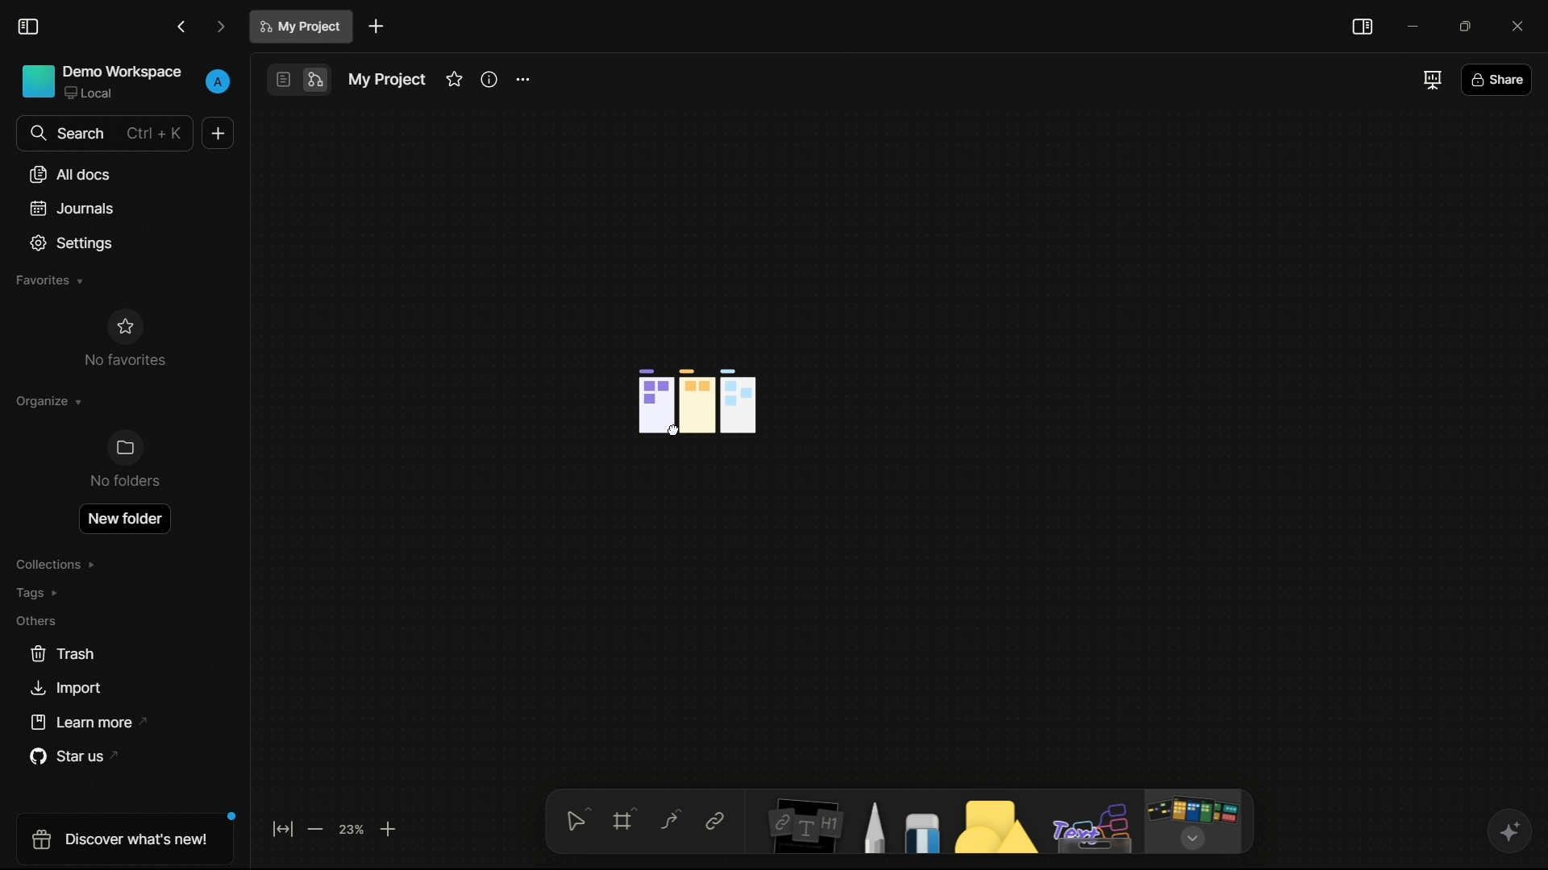 Image resolution: width=1548 pixels, height=870 pixels. What do you see at coordinates (670, 821) in the screenshot?
I see `connectors` at bounding box center [670, 821].